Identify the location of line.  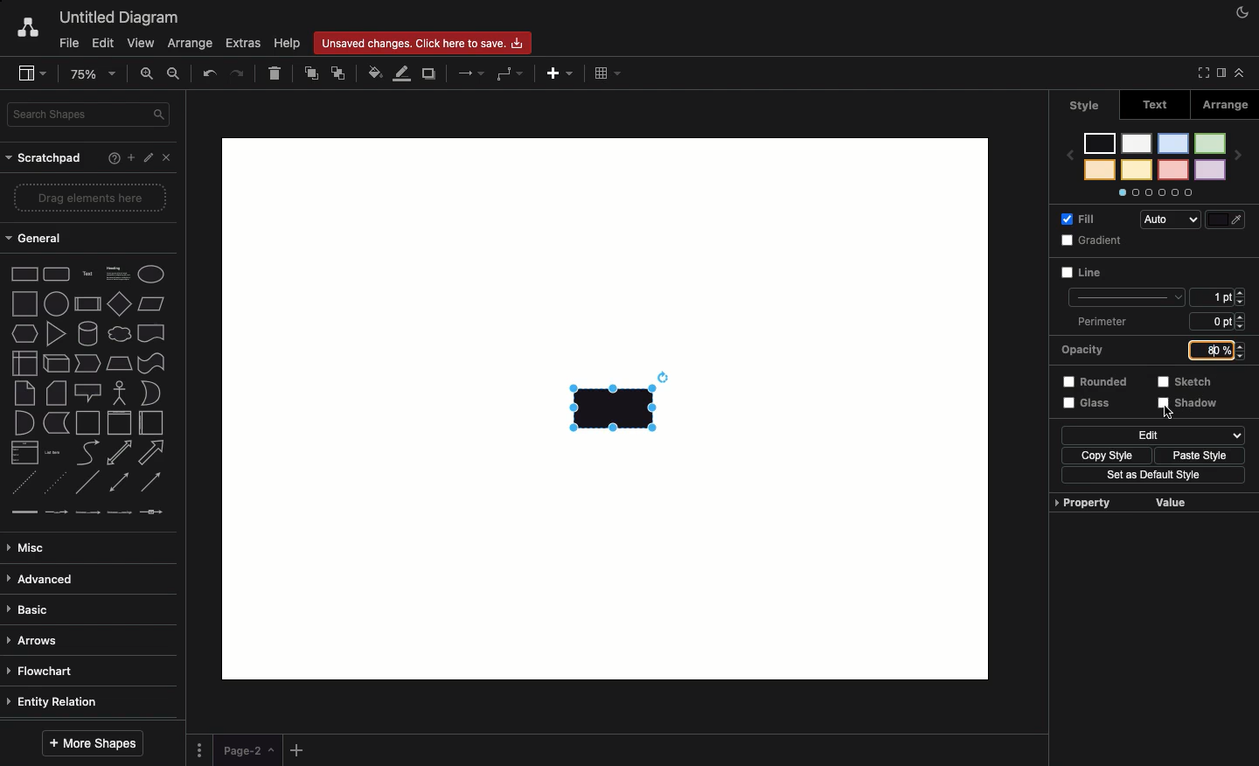
(87, 484).